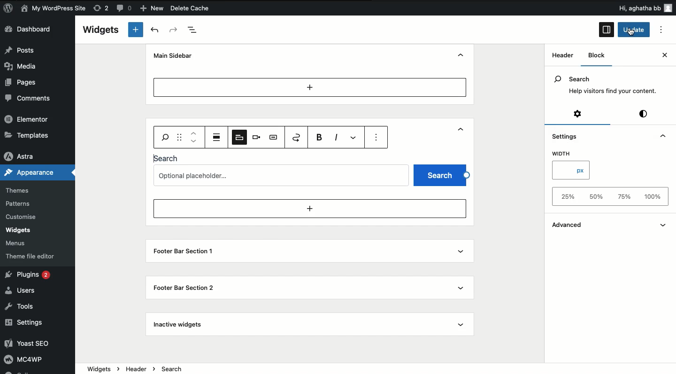  What do you see at coordinates (21, 242) in the screenshot?
I see `Menus` at bounding box center [21, 242].